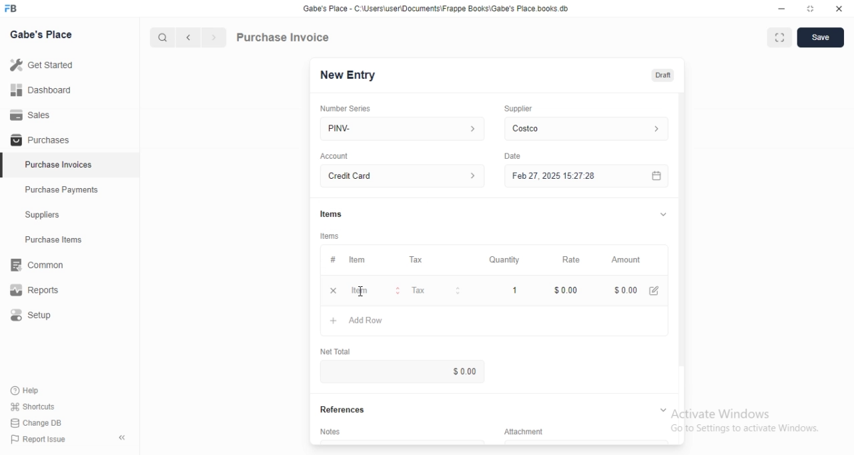 The image size is (854, 455). Describe the element at coordinates (436, 8) in the screenshot. I see `‘Gabe's Place - C\Users\useriDocuments\Frappe Books\Gabe's Place books db.` at that location.